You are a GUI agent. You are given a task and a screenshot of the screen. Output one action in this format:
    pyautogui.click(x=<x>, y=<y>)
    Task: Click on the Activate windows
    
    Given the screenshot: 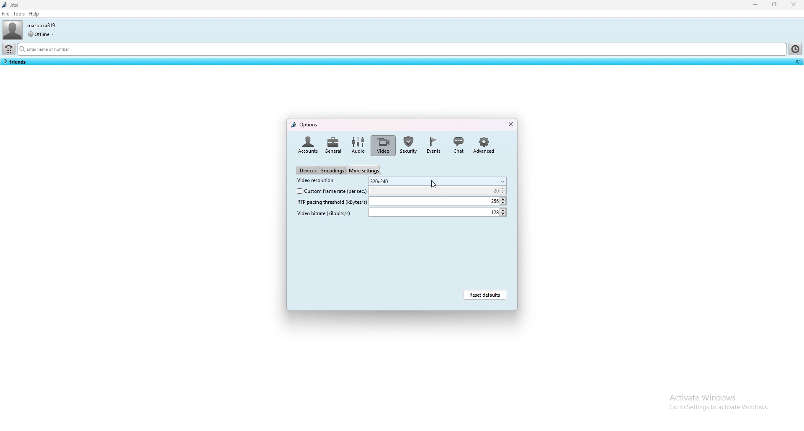 What is the action you would take?
    pyautogui.click(x=719, y=396)
    